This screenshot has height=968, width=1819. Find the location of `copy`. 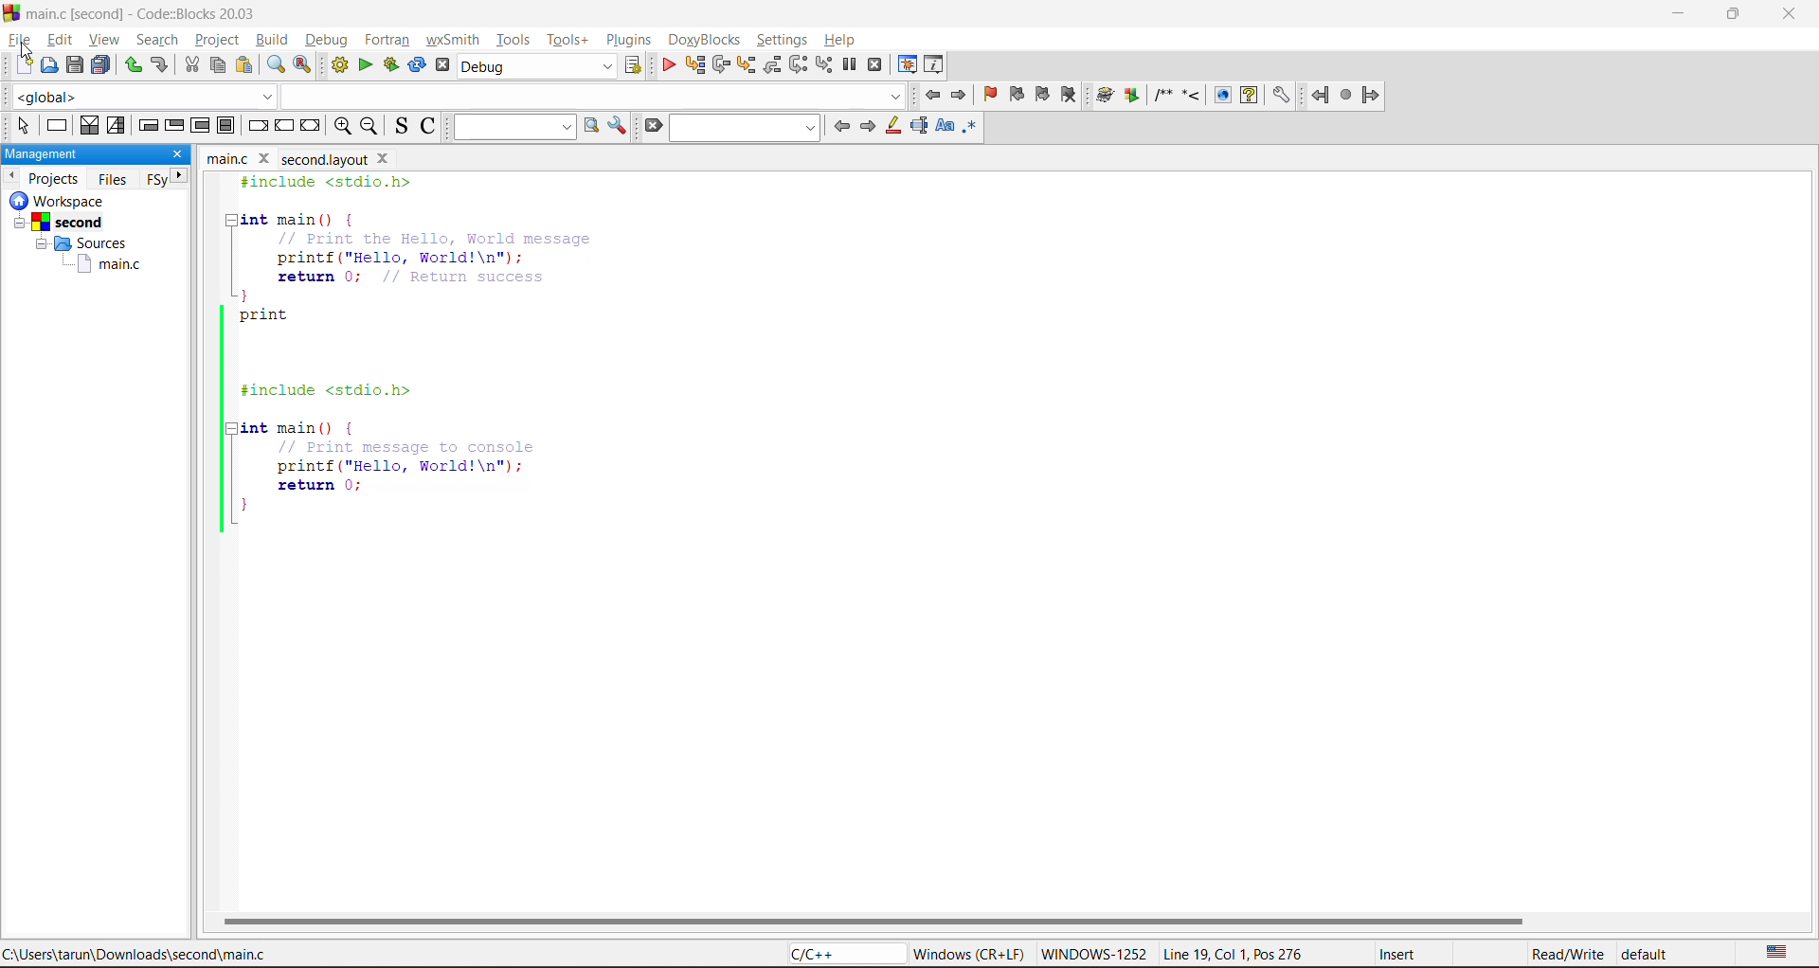

copy is located at coordinates (219, 65).